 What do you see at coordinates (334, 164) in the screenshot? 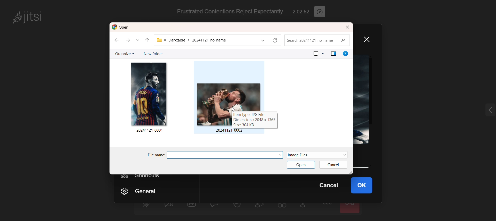
I see `cancel` at bounding box center [334, 164].